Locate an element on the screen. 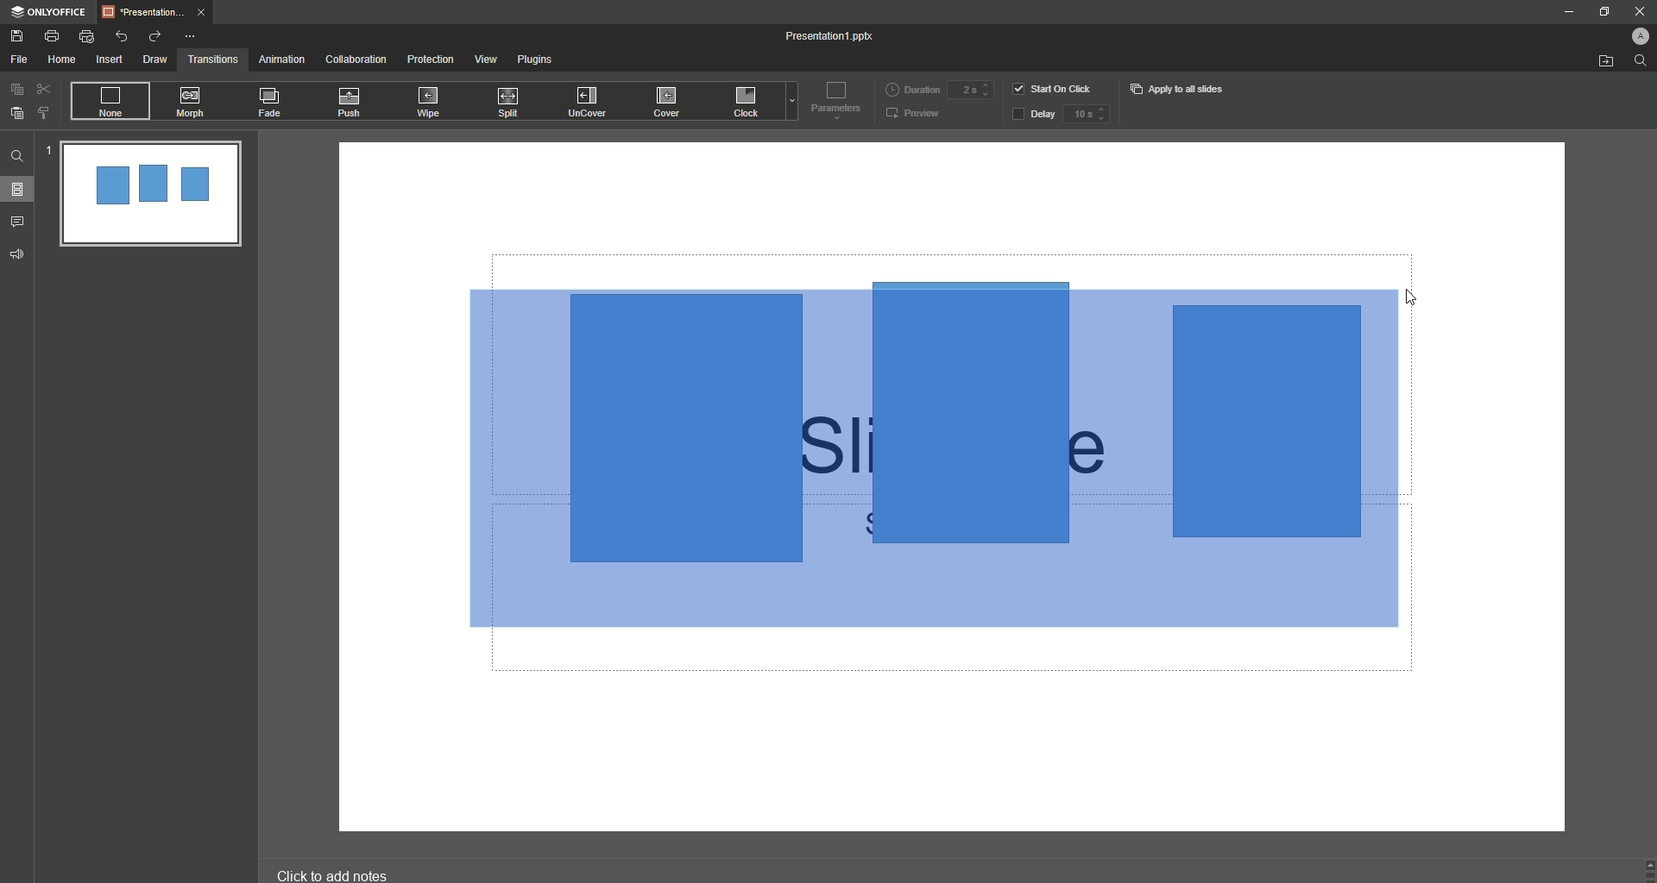  Print is located at coordinates (52, 35).